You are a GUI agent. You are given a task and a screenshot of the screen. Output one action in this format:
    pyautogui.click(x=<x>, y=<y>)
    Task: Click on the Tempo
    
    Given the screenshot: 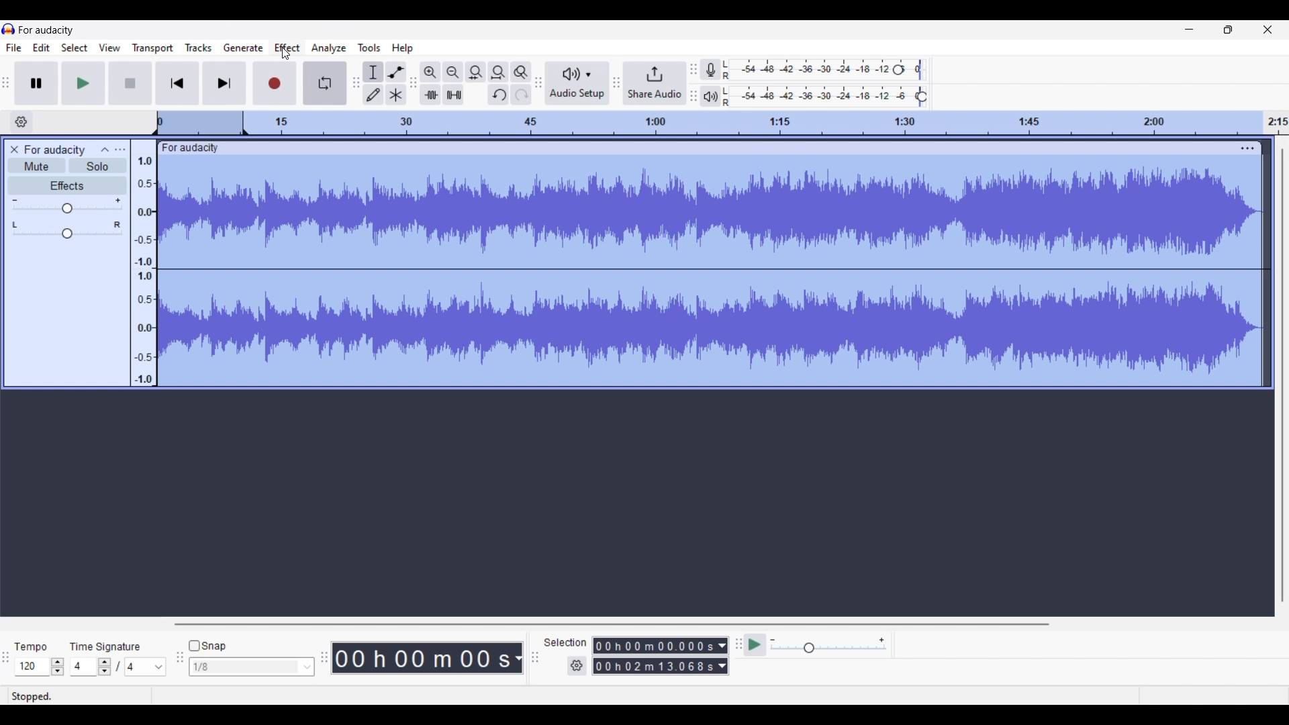 What is the action you would take?
    pyautogui.click(x=32, y=645)
    